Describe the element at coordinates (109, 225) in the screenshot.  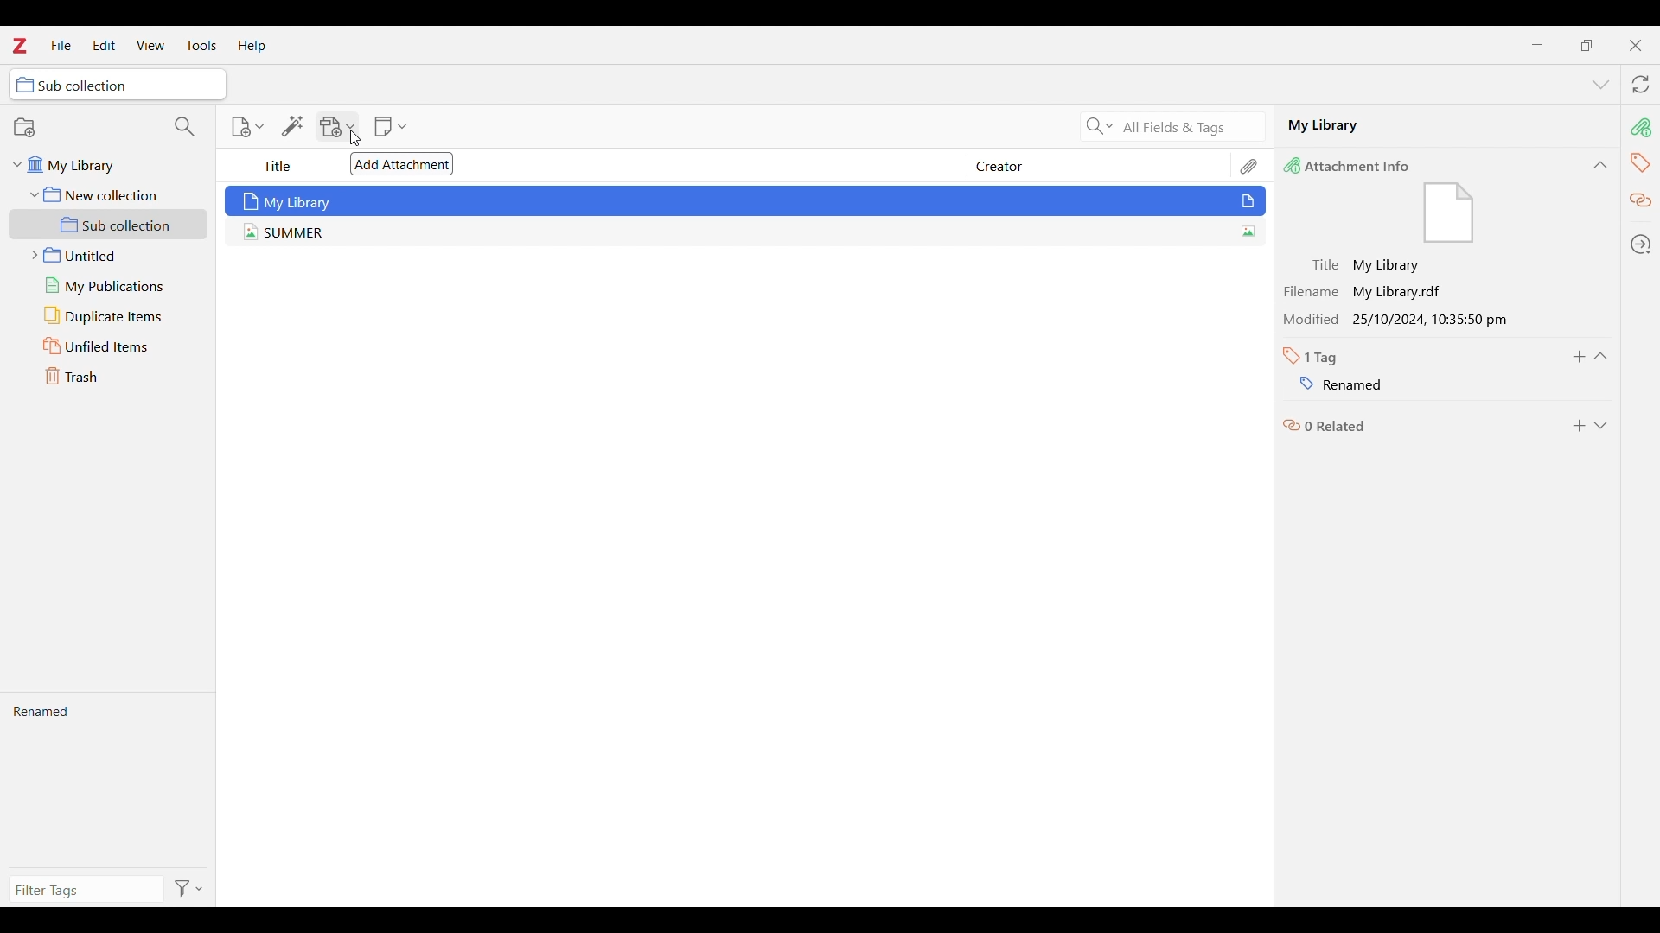
I see `Sub collection folder highlighted` at that location.